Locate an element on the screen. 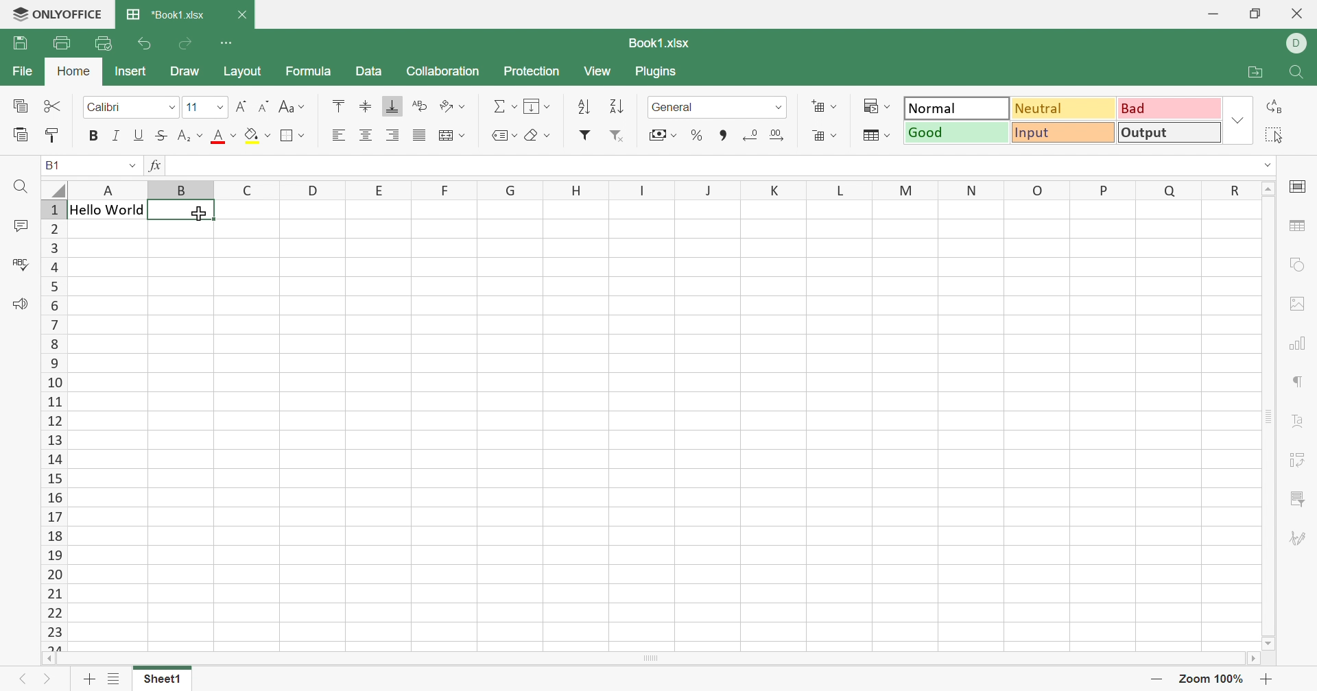  List of sheets is located at coordinates (115, 679).